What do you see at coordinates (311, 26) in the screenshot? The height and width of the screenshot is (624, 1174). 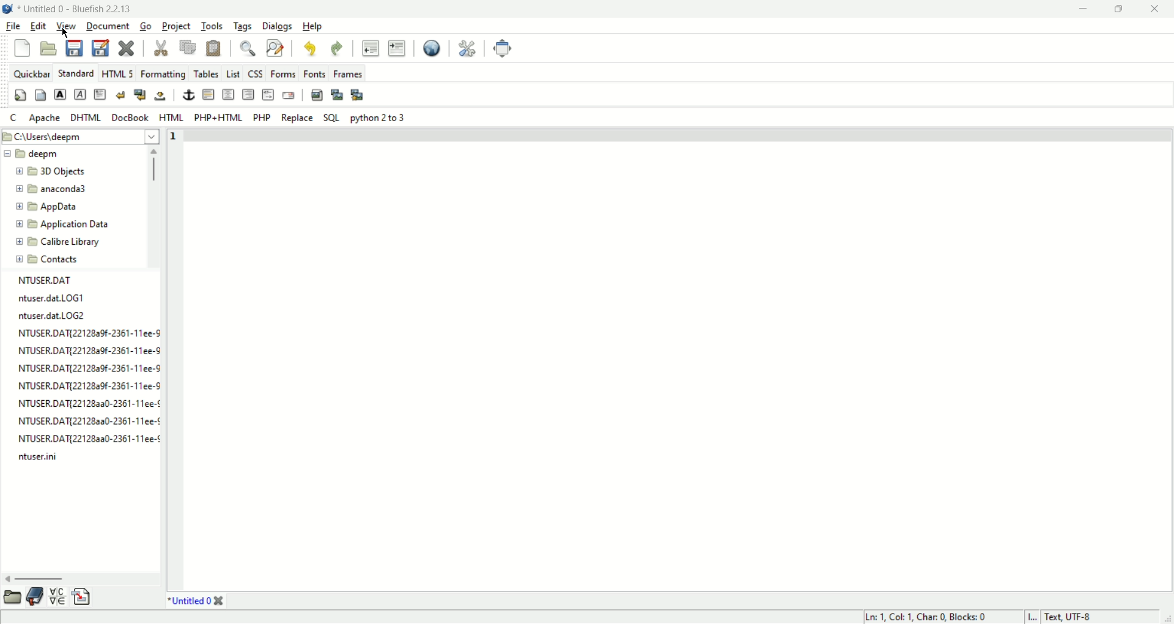 I see `help` at bounding box center [311, 26].